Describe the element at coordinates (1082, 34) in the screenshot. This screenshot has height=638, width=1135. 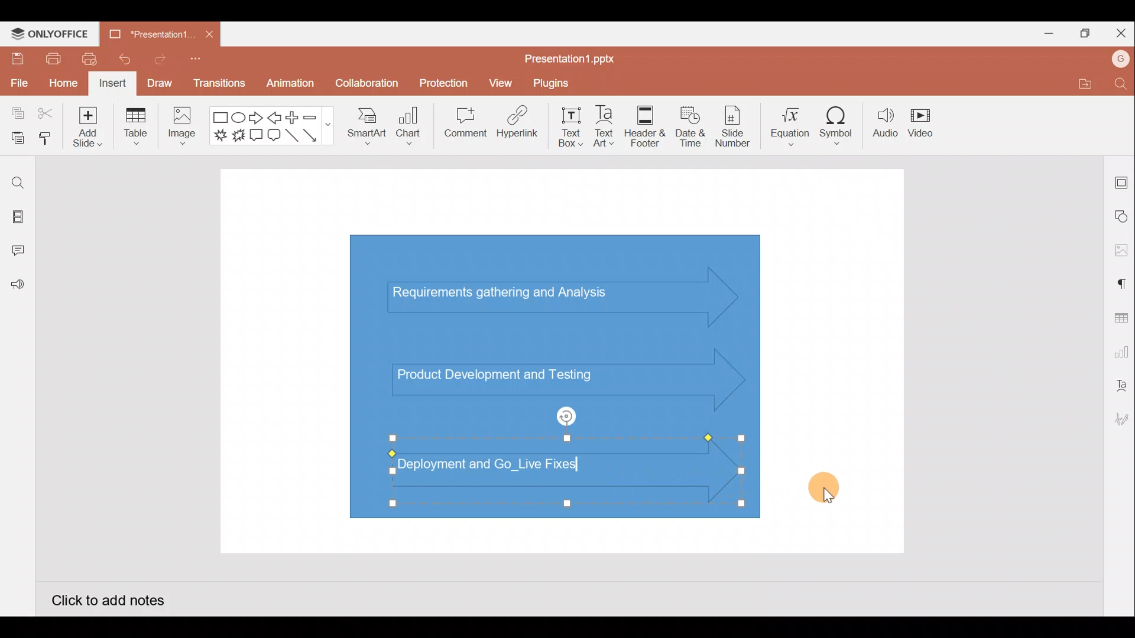
I see `Maximize` at that location.